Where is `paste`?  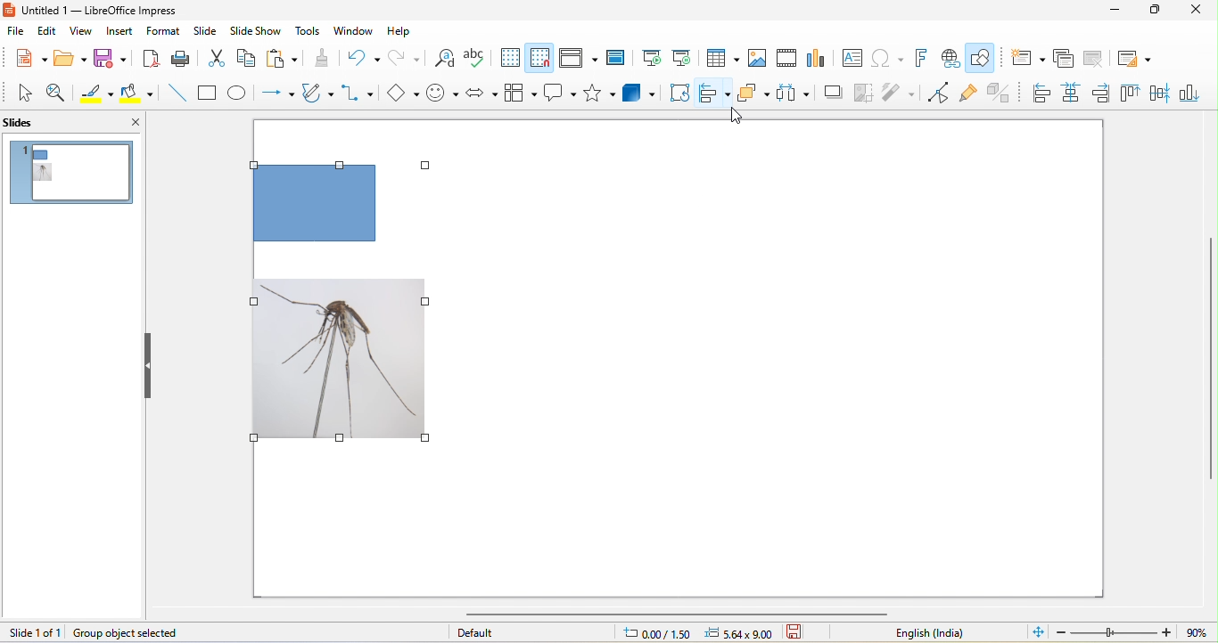 paste is located at coordinates (282, 59).